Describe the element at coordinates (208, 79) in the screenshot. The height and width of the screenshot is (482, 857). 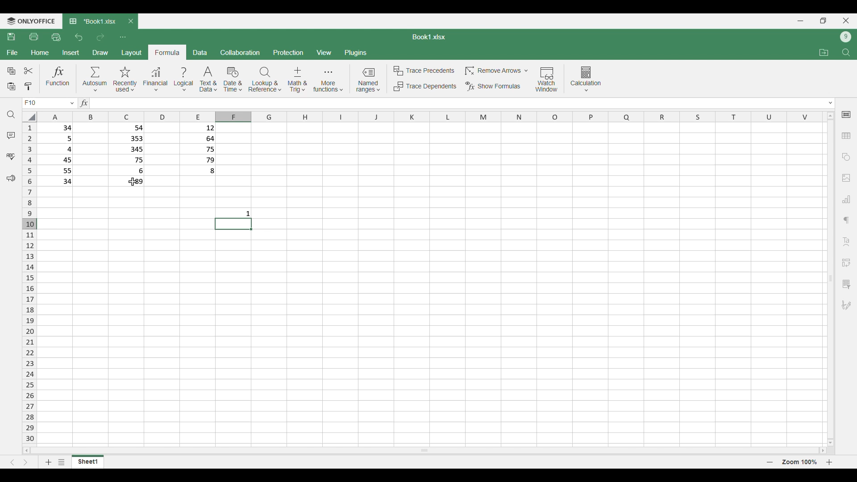
I see `Text and data` at that location.